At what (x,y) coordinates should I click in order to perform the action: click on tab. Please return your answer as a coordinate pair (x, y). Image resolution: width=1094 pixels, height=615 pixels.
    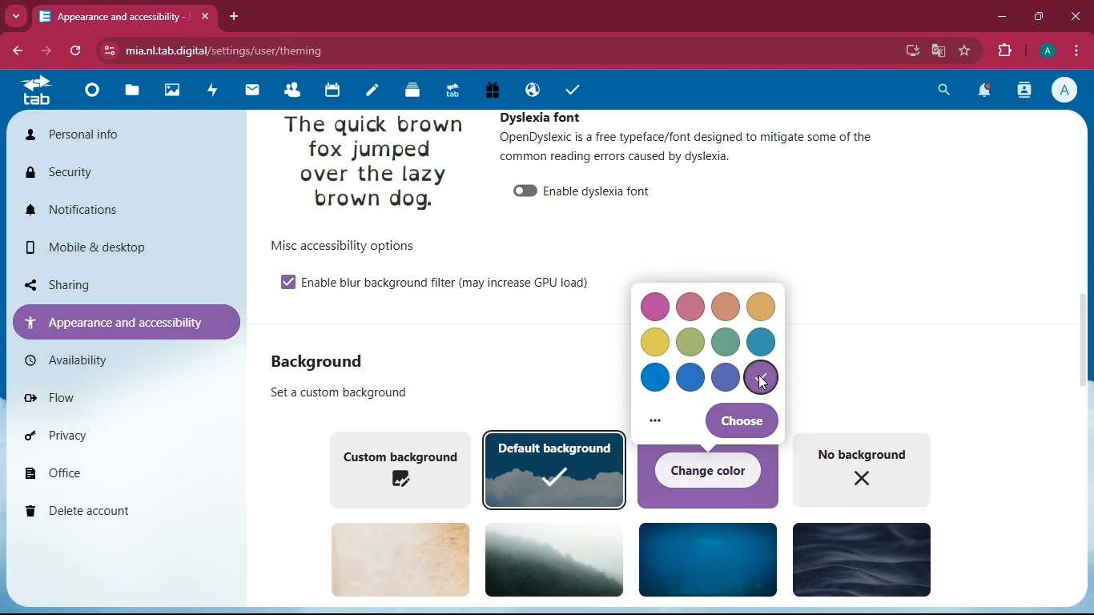
    Looking at the image, I should click on (451, 90).